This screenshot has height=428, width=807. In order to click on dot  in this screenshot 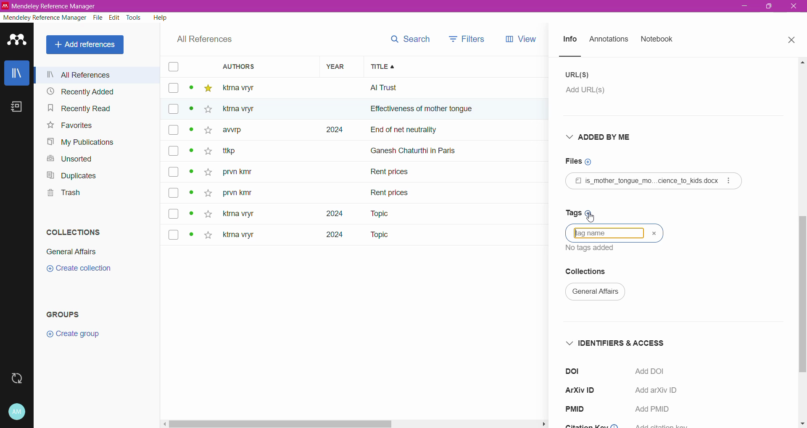, I will do `click(189, 112)`.